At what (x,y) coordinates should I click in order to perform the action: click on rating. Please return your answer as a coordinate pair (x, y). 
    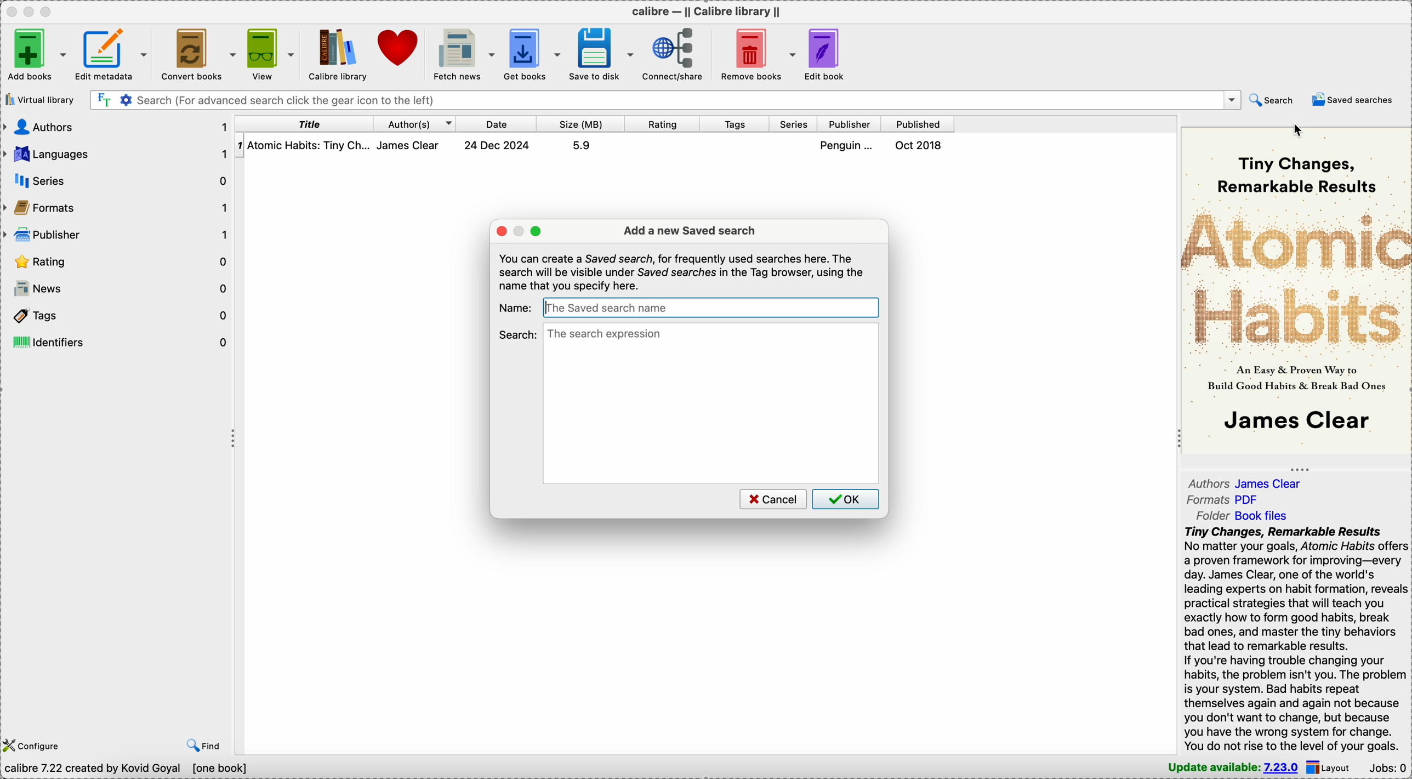
    Looking at the image, I should click on (663, 124).